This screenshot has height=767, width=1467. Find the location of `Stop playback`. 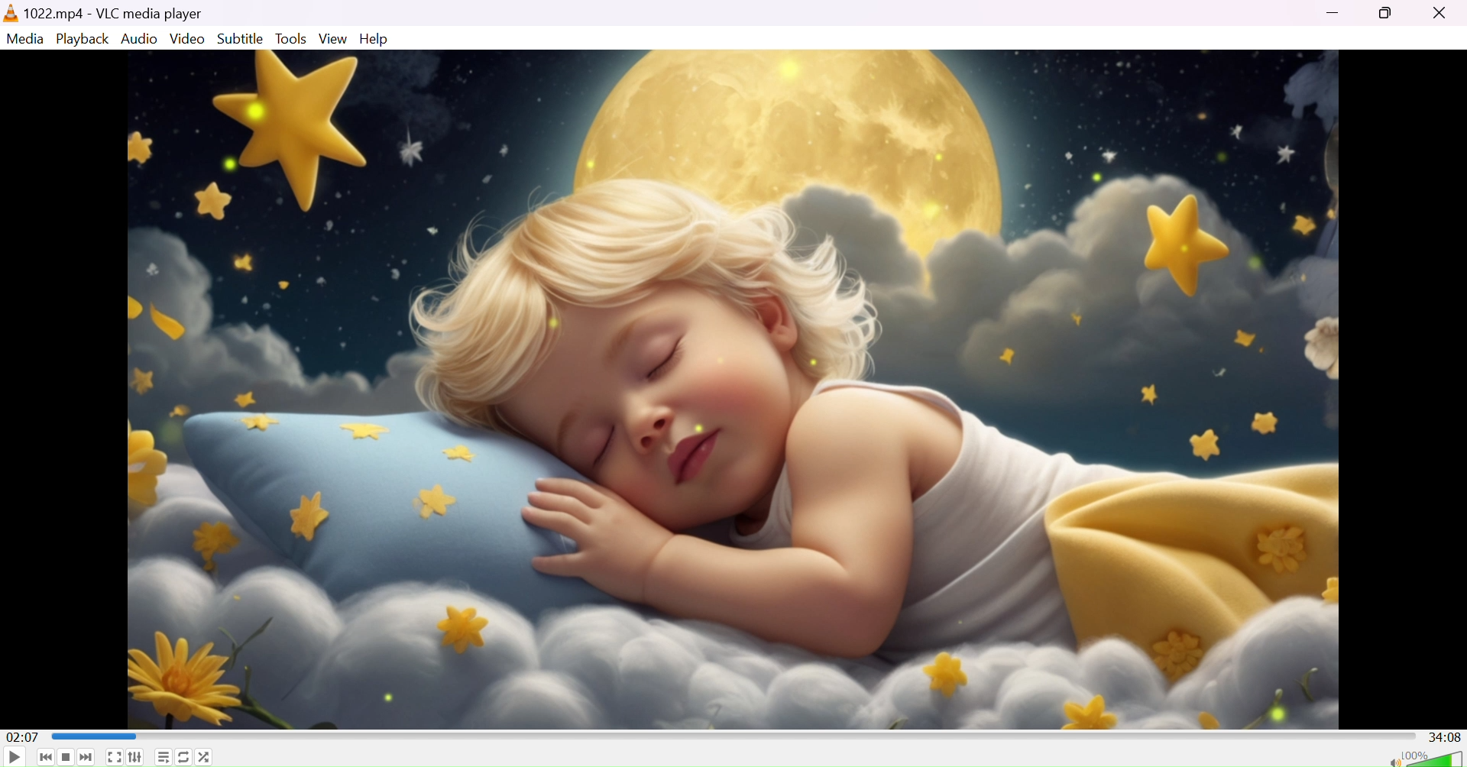

Stop playback is located at coordinates (67, 757).